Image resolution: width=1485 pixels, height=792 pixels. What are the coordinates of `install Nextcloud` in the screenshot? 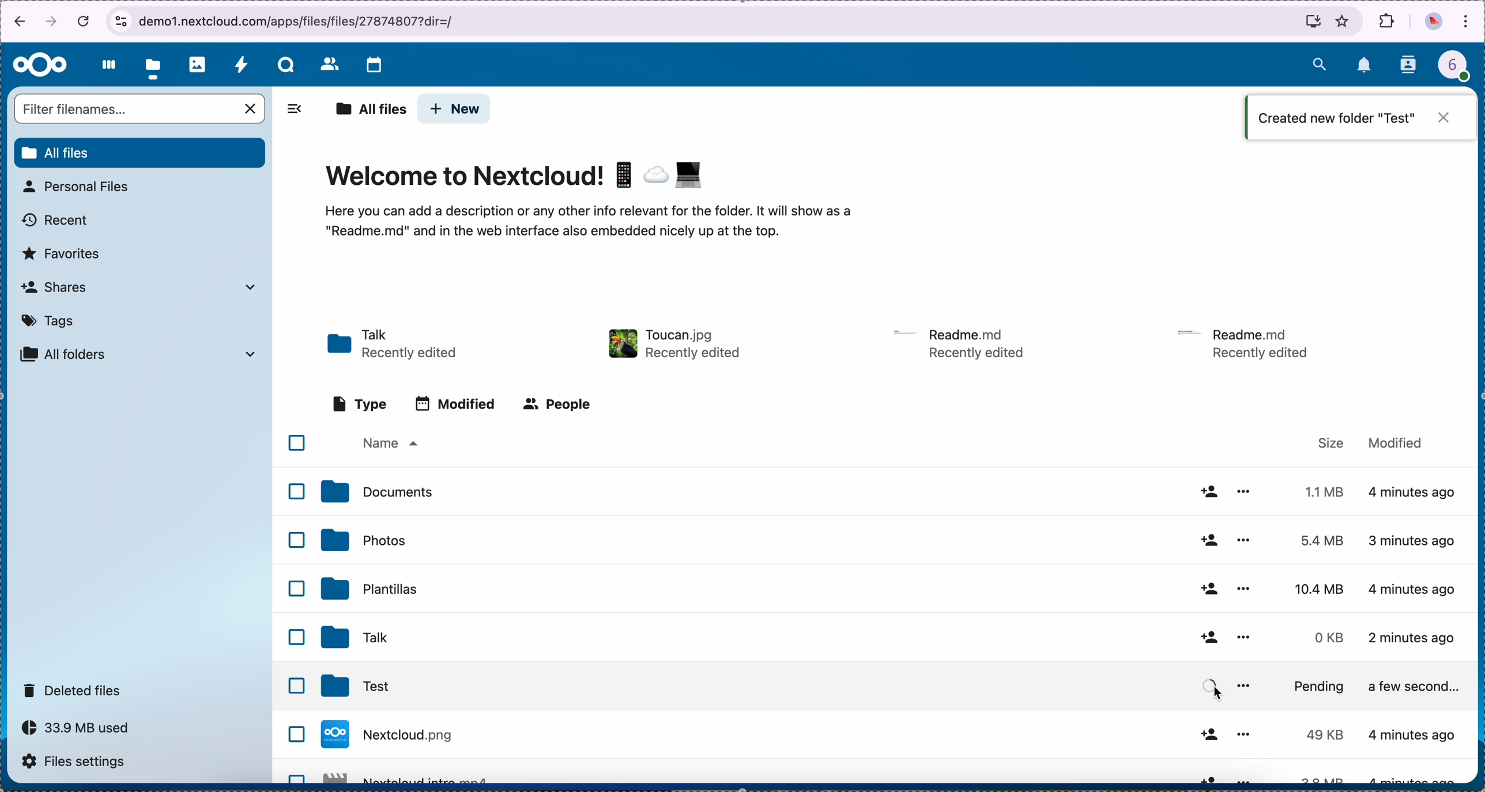 It's located at (1313, 24).